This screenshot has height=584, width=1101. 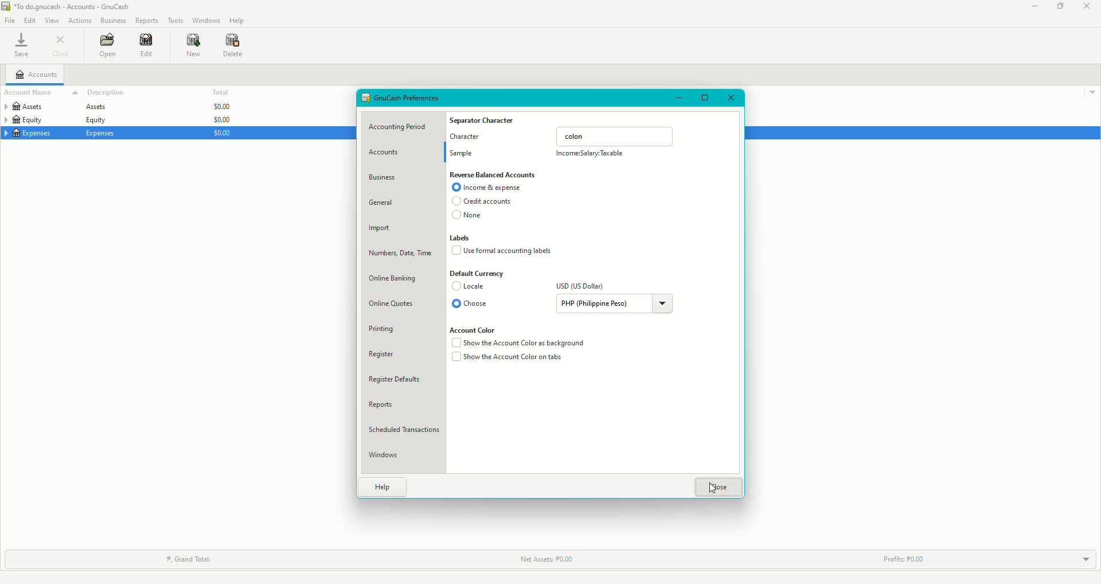 What do you see at coordinates (616, 135) in the screenshot?
I see `colon` at bounding box center [616, 135].